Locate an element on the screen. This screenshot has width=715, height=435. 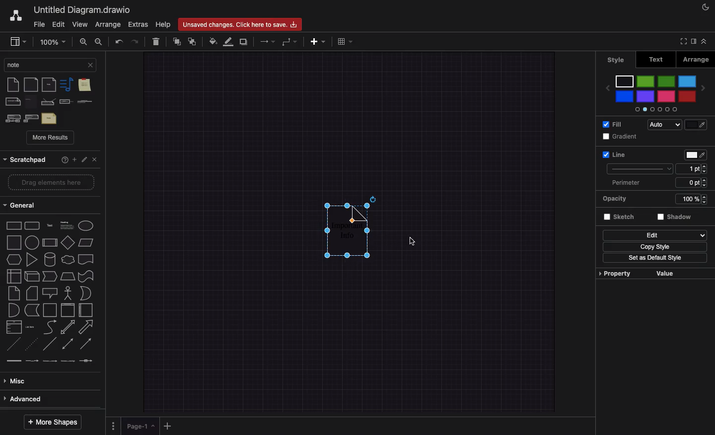
Full screen is located at coordinates (684, 42).